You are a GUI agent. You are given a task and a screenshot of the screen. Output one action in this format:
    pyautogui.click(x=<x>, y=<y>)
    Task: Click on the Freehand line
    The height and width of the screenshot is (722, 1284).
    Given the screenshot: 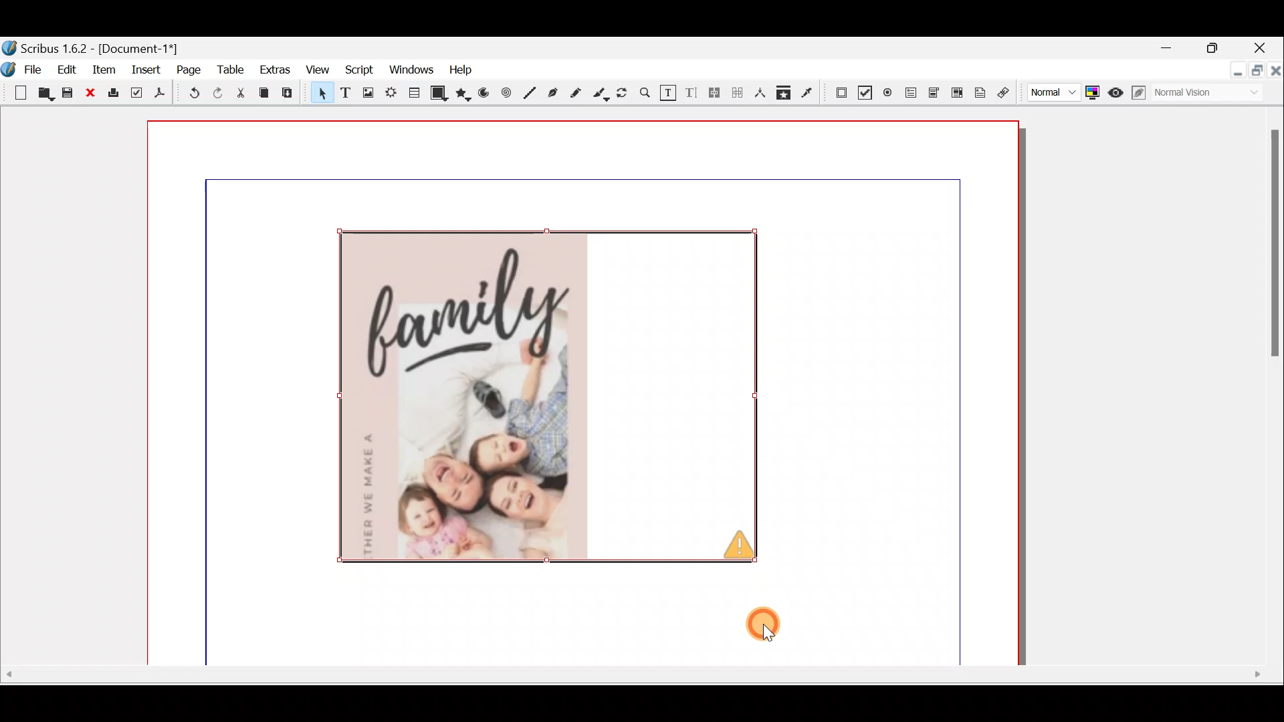 What is the action you would take?
    pyautogui.click(x=574, y=94)
    